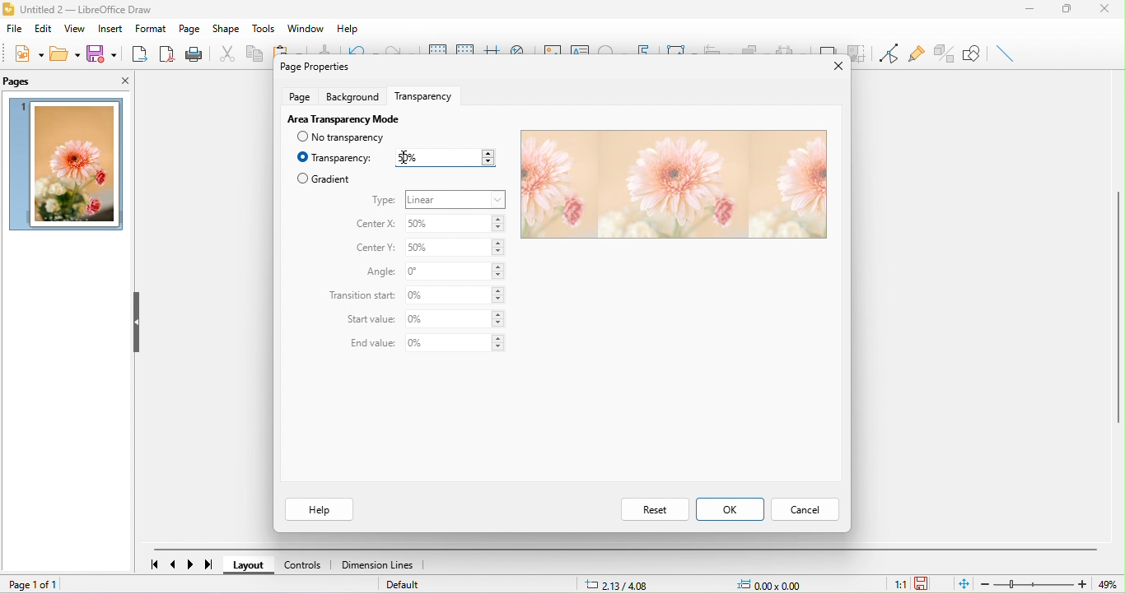  What do you see at coordinates (804, 511) in the screenshot?
I see `cancel` at bounding box center [804, 511].